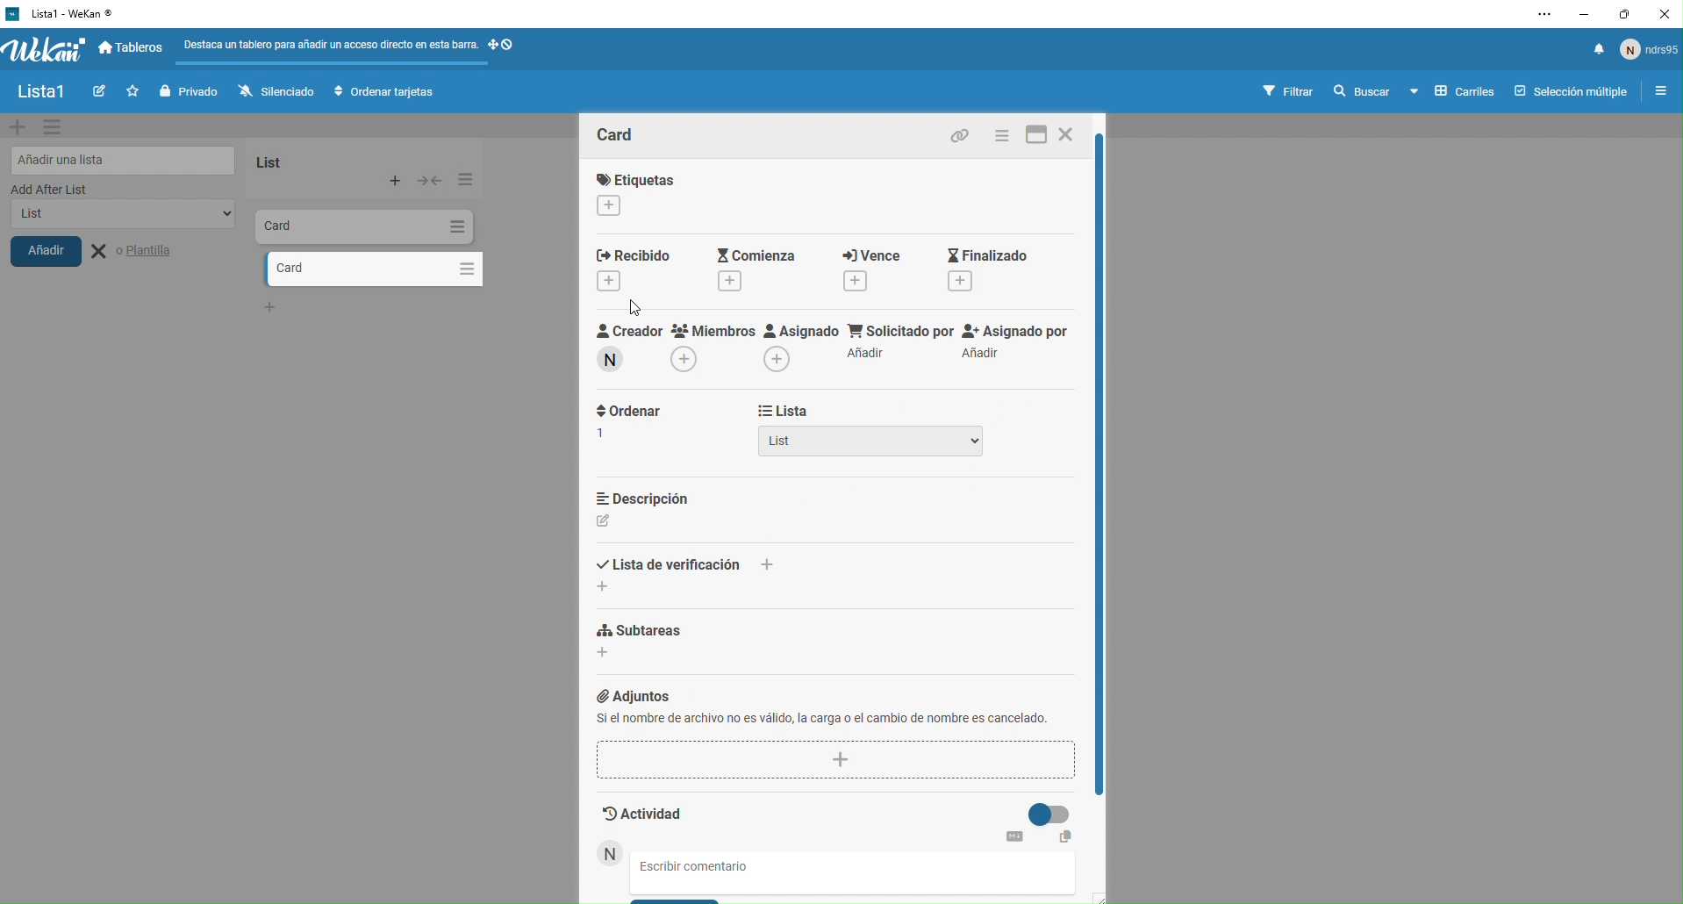  I want to click on Destaca un tablero para afadir un acceso directo en esta bar, so click(329, 43).